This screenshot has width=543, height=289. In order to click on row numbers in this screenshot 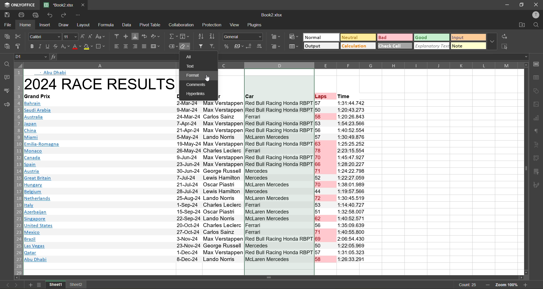, I will do `click(19, 172)`.